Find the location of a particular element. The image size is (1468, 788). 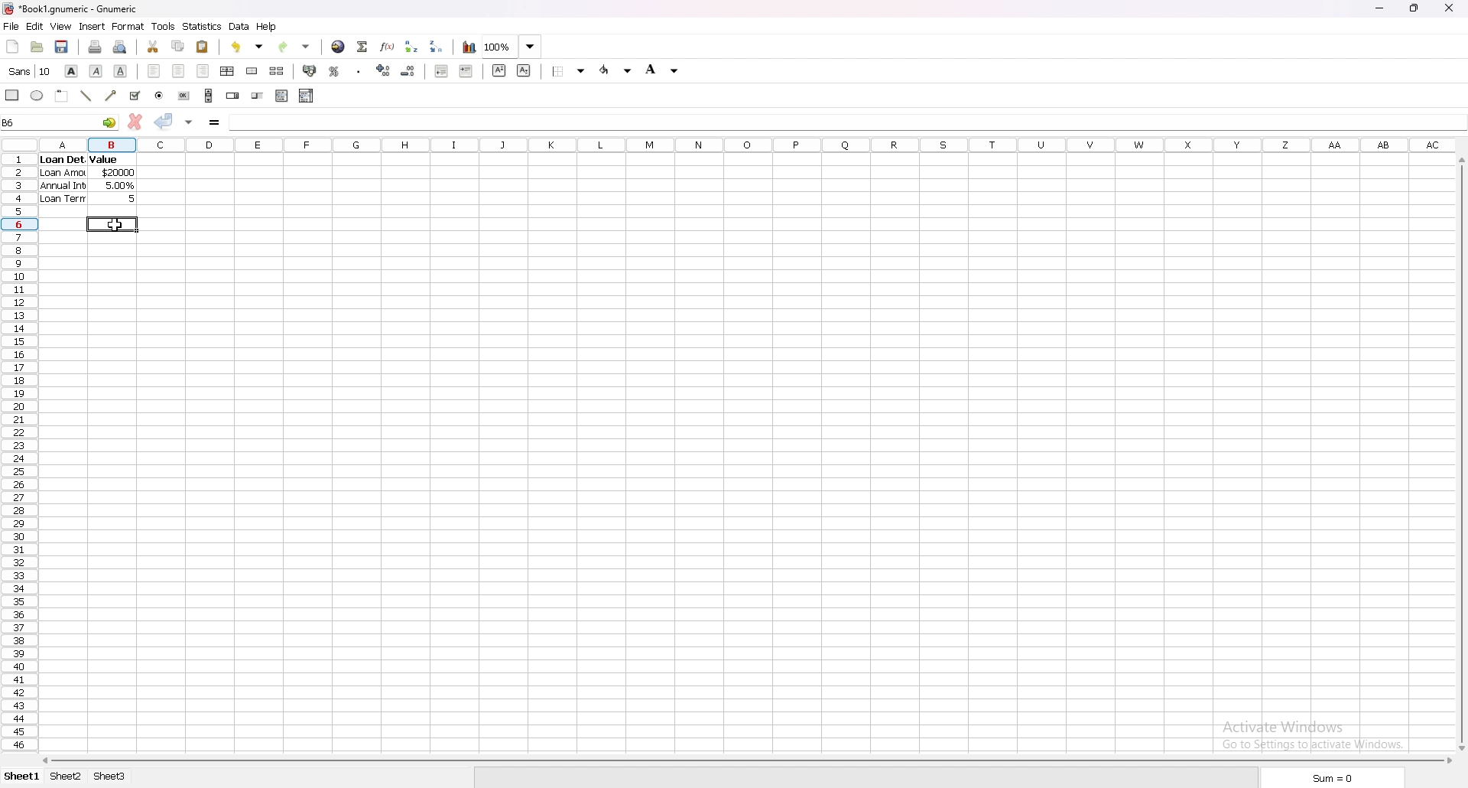

print is located at coordinates (96, 46).